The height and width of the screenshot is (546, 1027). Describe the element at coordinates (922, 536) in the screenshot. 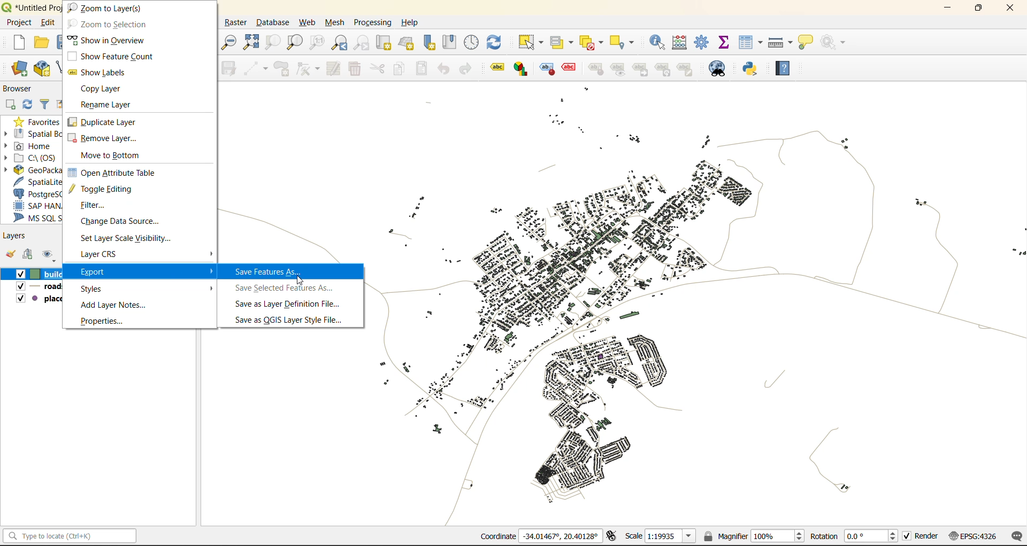

I see `render` at that location.